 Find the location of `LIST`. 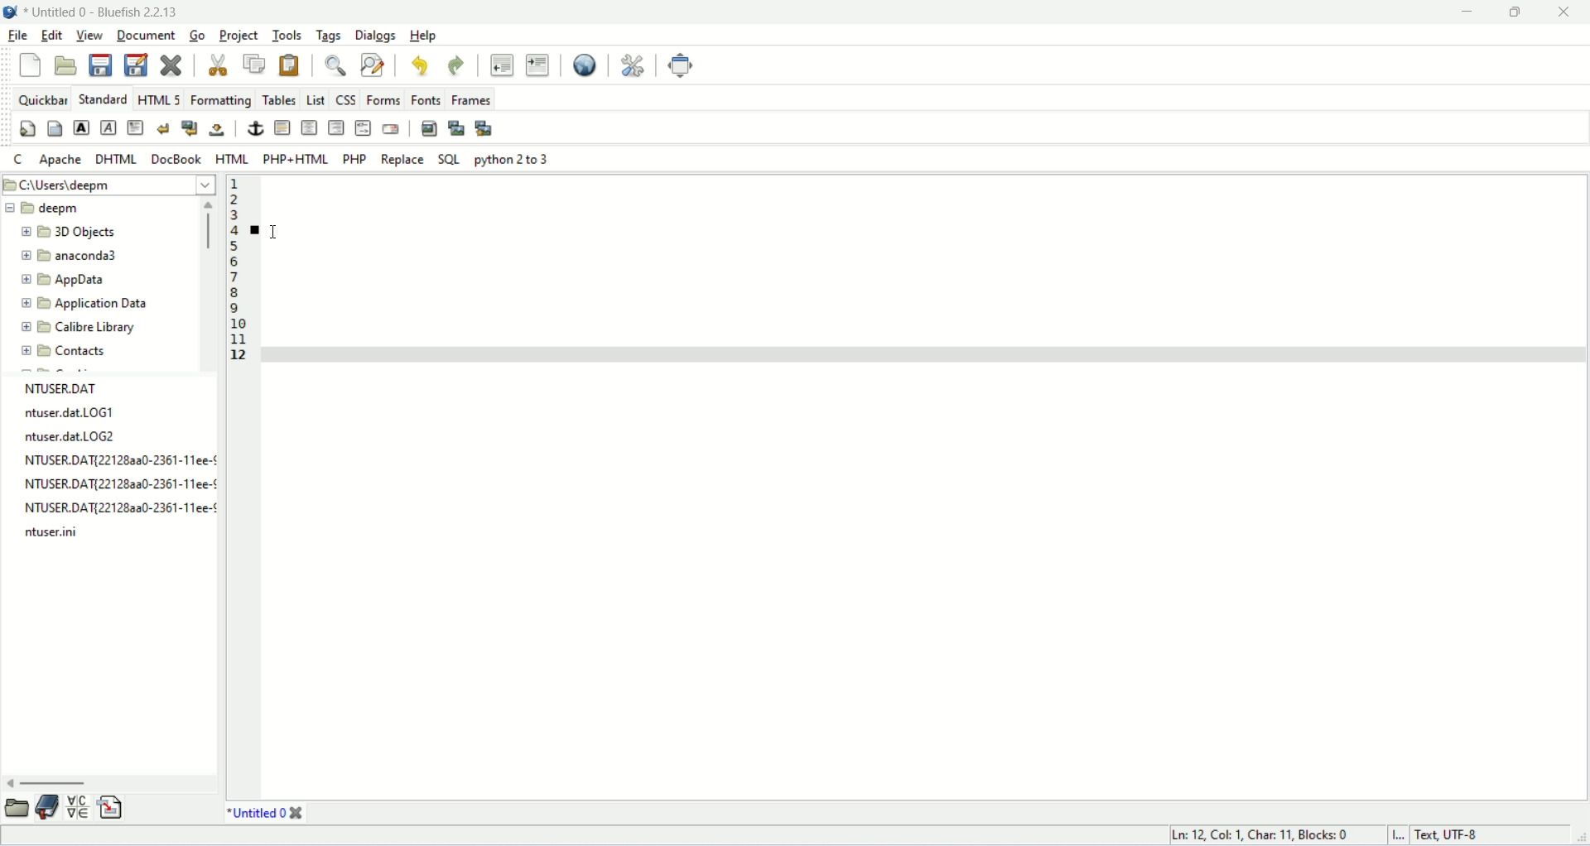

LIST is located at coordinates (317, 99).